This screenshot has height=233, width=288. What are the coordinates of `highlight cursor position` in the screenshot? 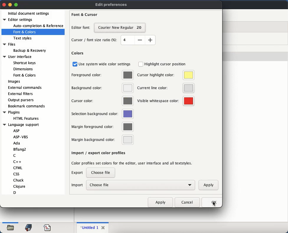 It's located at (166, 64).